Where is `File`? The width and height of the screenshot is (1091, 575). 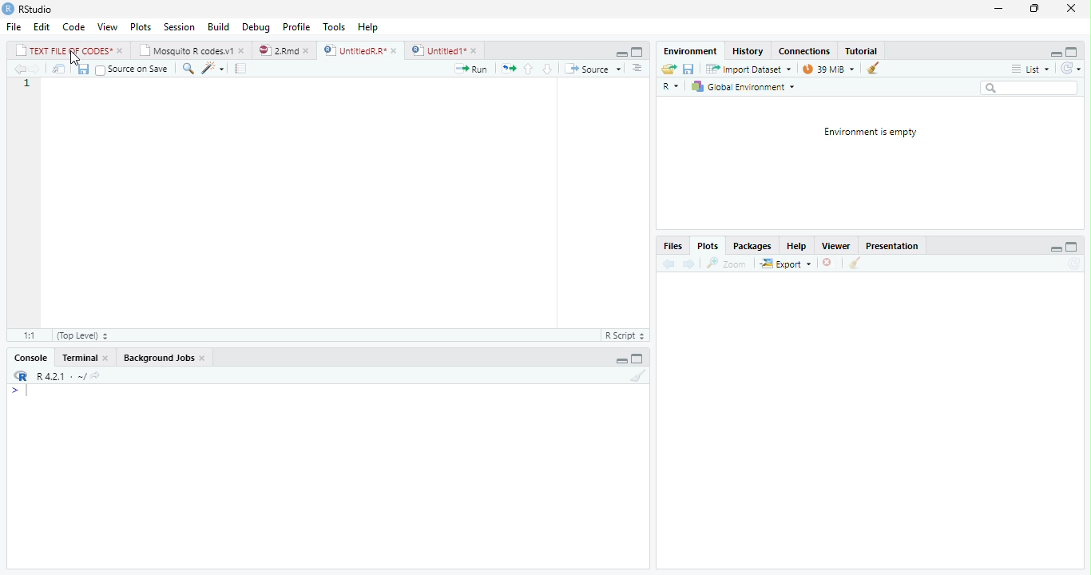 File is located at coordinates (13, 26).